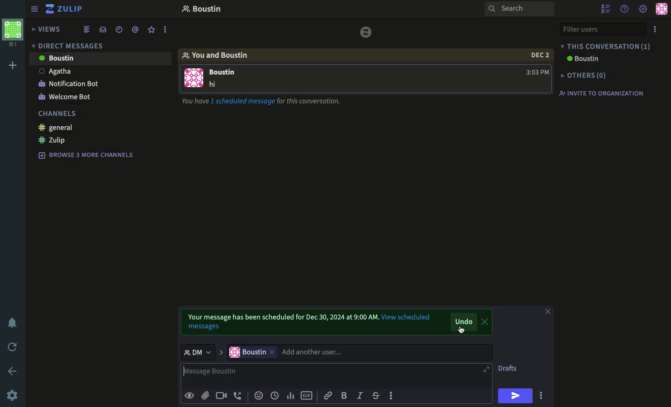  What do you see at coordinates (56, 72) in the screenshot?
I see `Agatha` at bounding box center [56, 72].